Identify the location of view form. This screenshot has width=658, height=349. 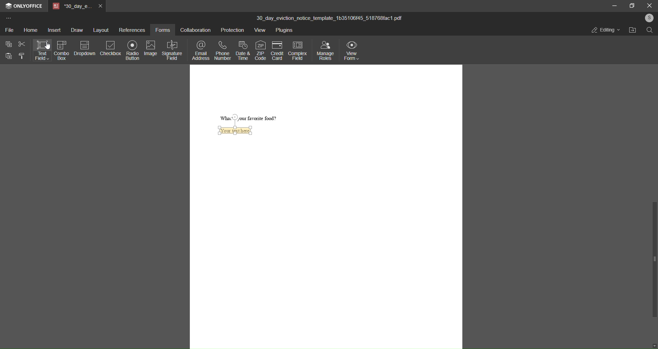
(351, 51).